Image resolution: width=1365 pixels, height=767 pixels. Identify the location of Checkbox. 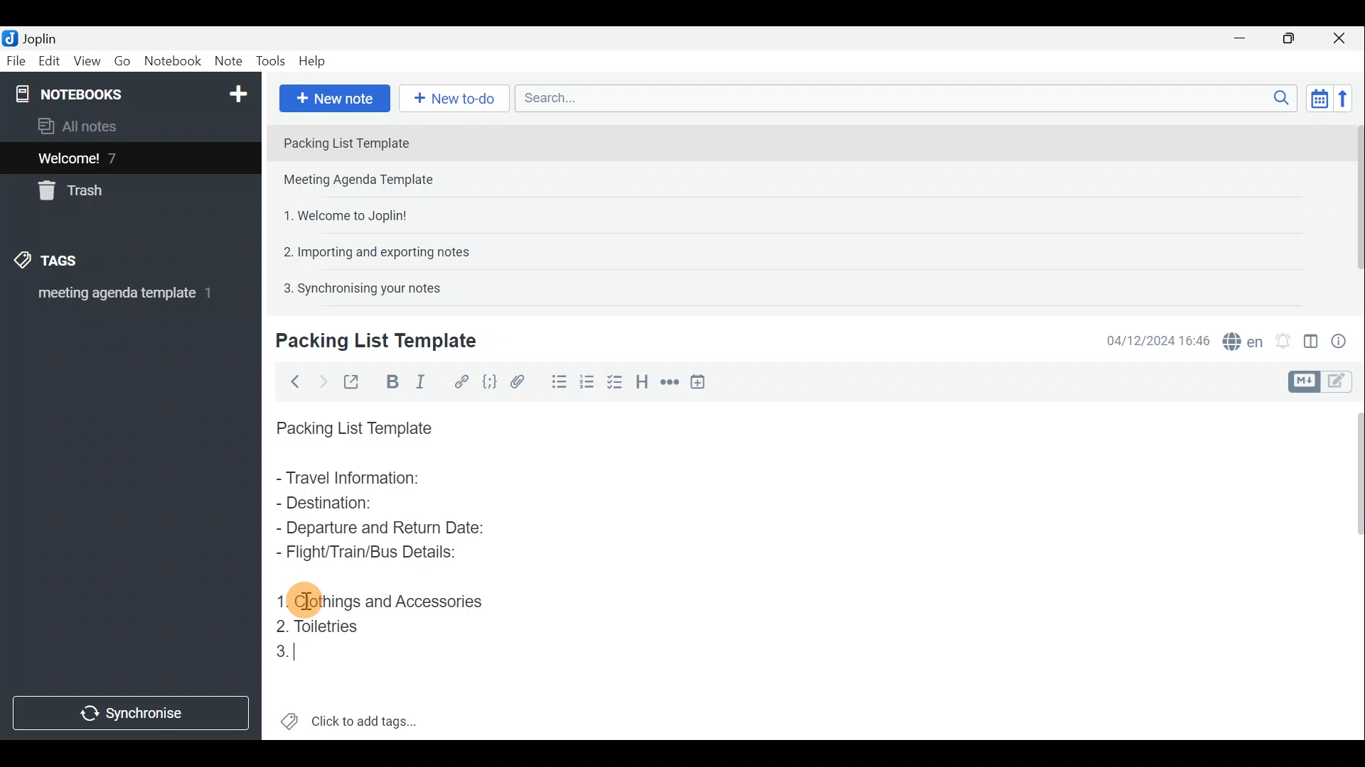
(587, 379).